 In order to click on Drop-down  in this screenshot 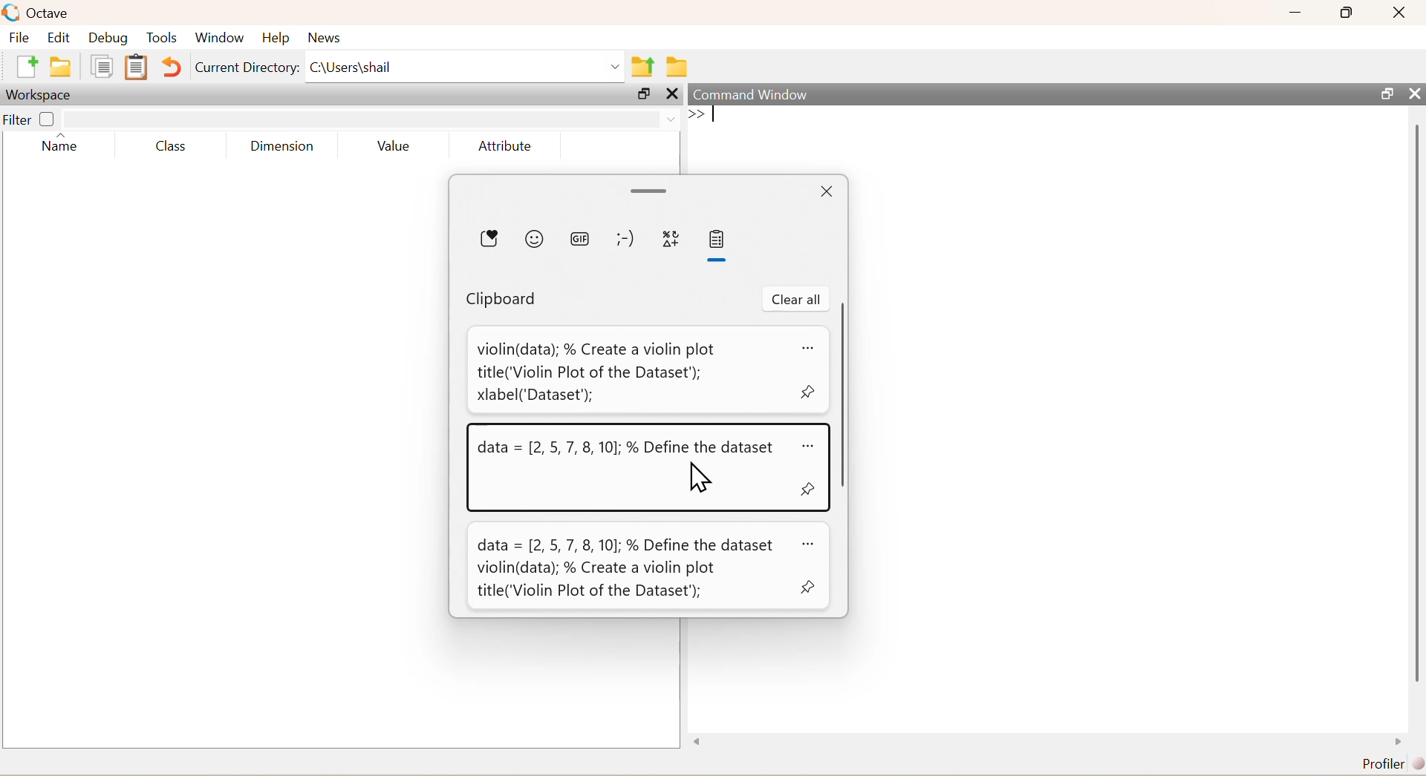, I will do `click(616, 67)`.